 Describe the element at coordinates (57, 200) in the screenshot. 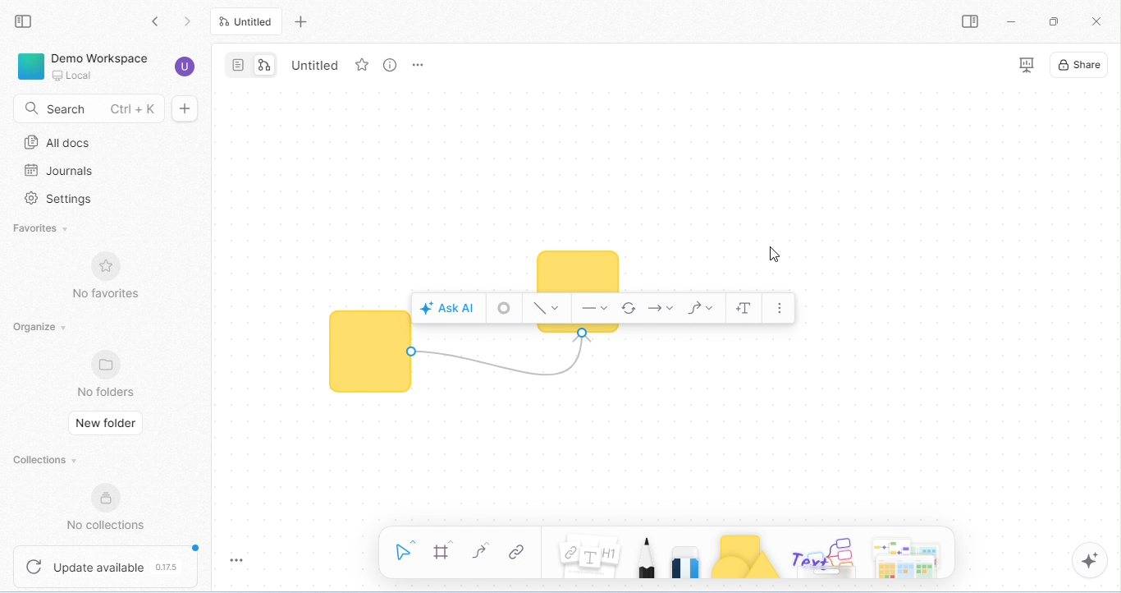

I see `settings` at that location.